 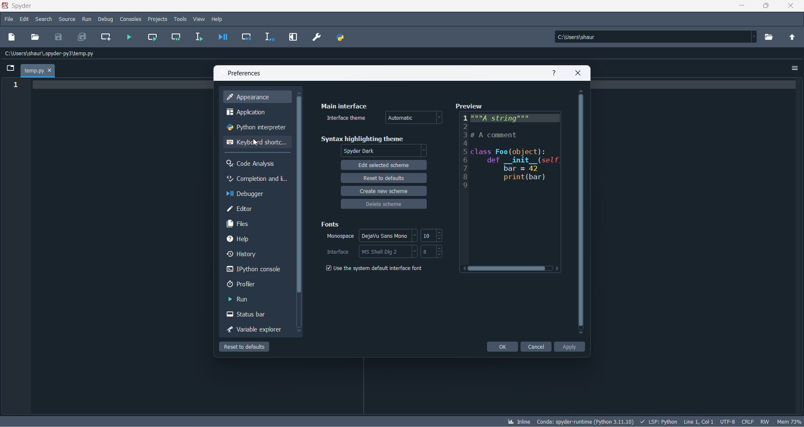 What do you see at coordinates (659, 421) in the screenshot?
I see `script` at bounding box center [659, 421].